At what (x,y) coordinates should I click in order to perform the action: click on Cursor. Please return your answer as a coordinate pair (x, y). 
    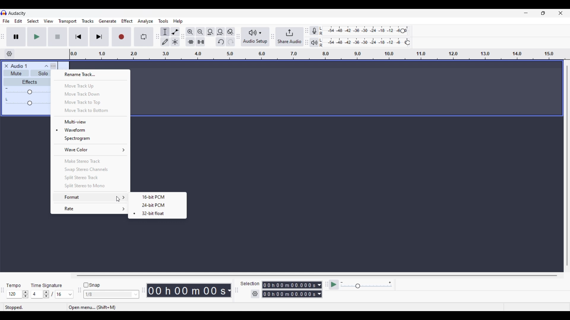
    Looking at the image, I should click on (118, 199).